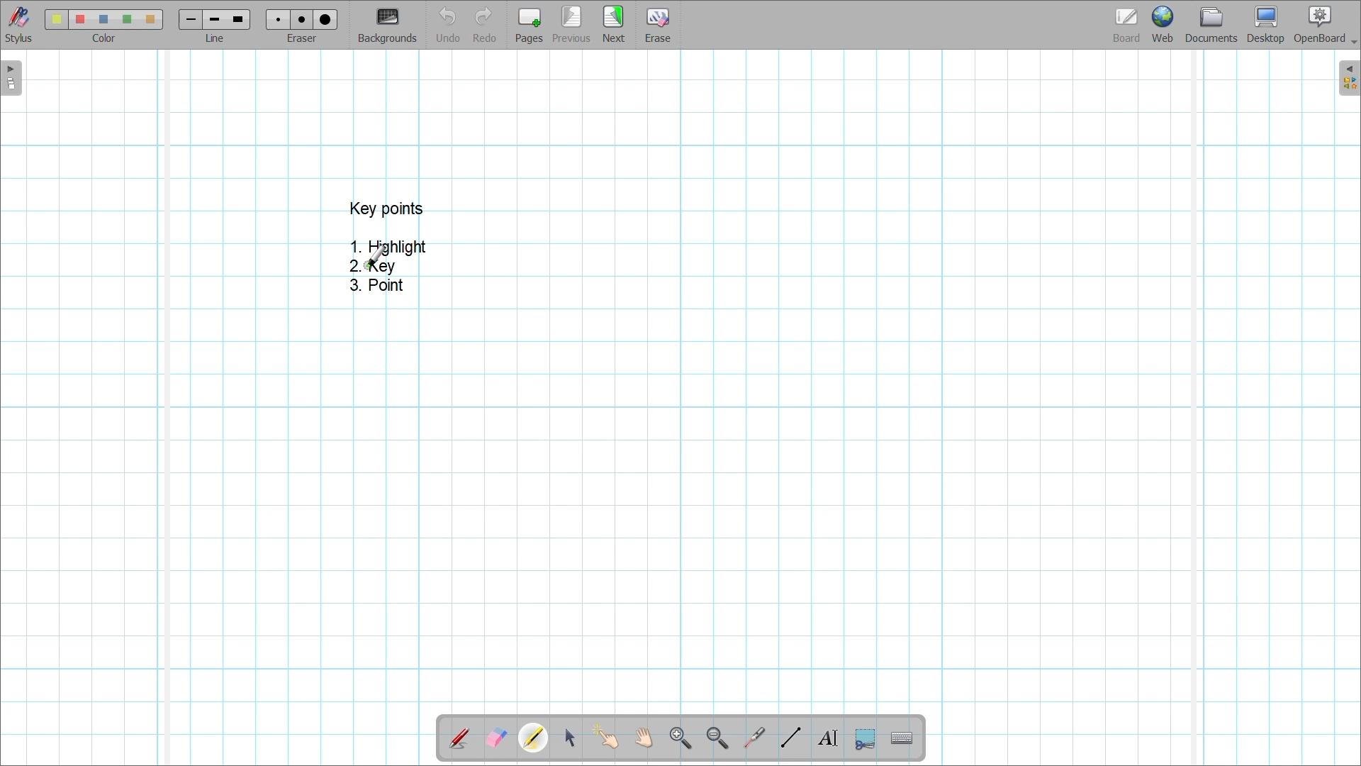 The width and height of the screenshot is (1361, 766). I want to click on Undo, so click(449, 24).